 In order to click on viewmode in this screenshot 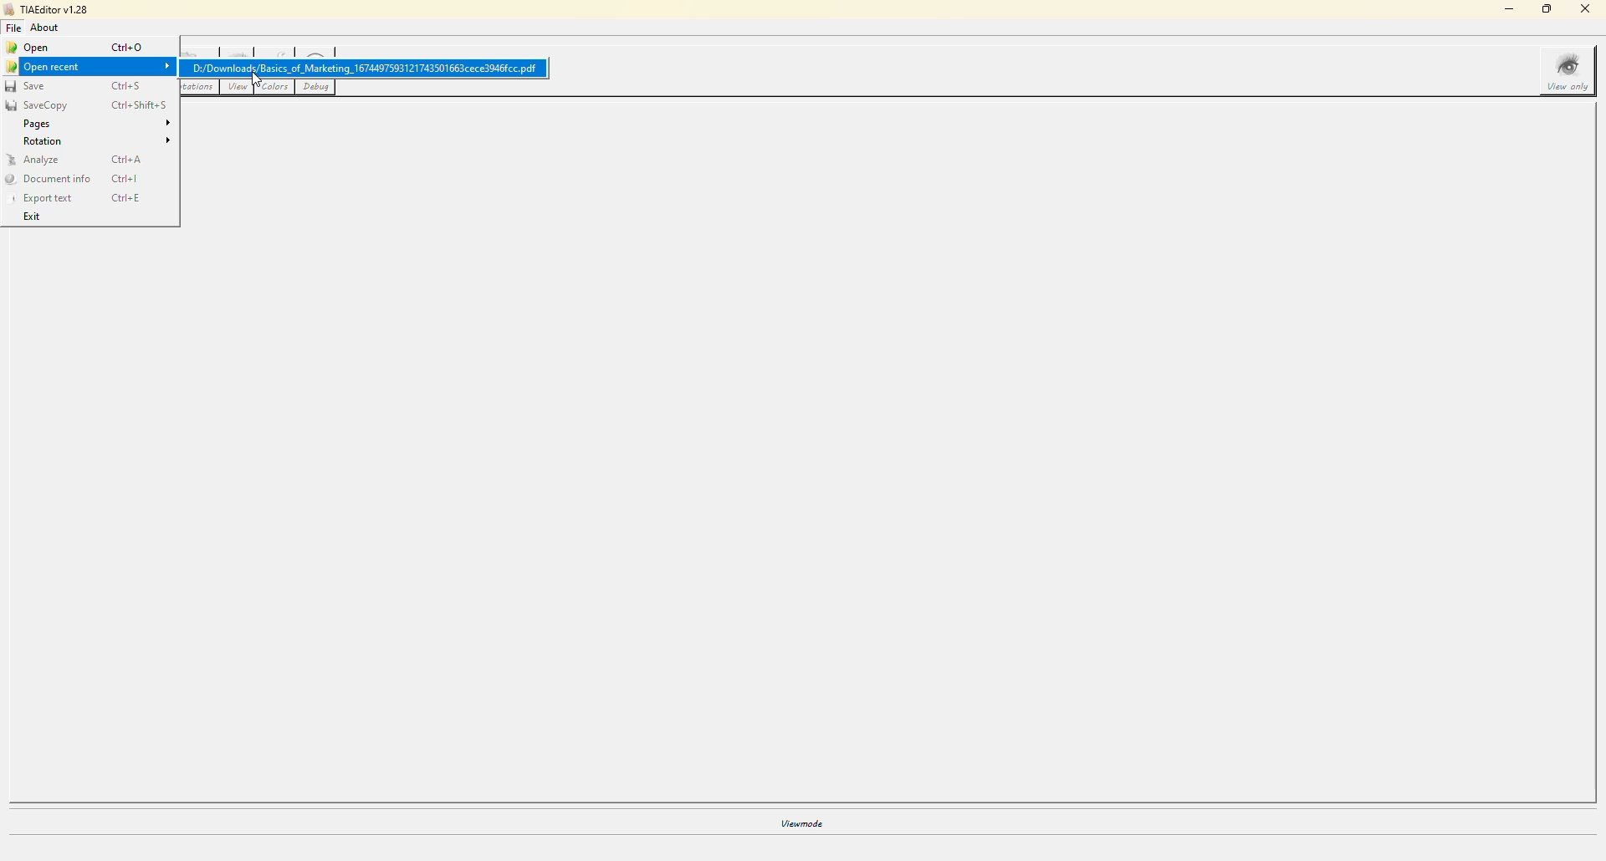, I will do `click(799, 828)`.